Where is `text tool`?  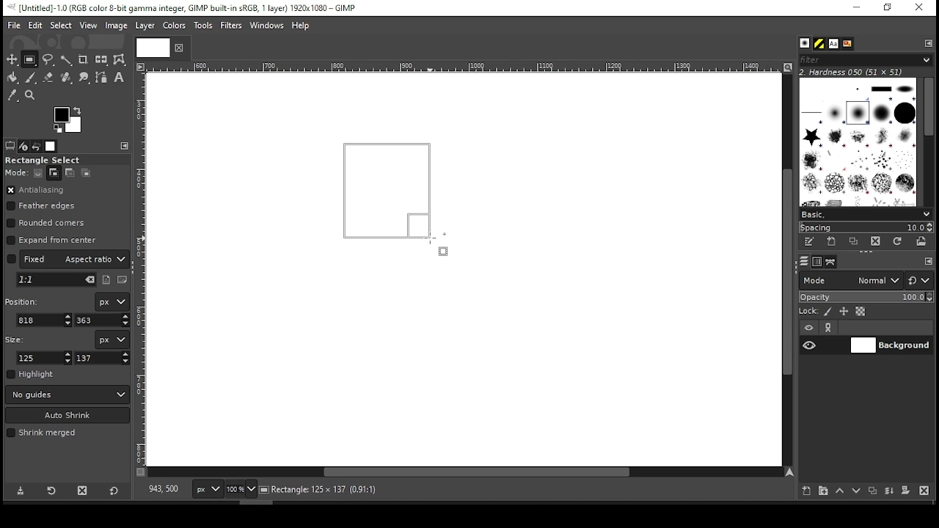
text tool is located at coordinates (119, 78).